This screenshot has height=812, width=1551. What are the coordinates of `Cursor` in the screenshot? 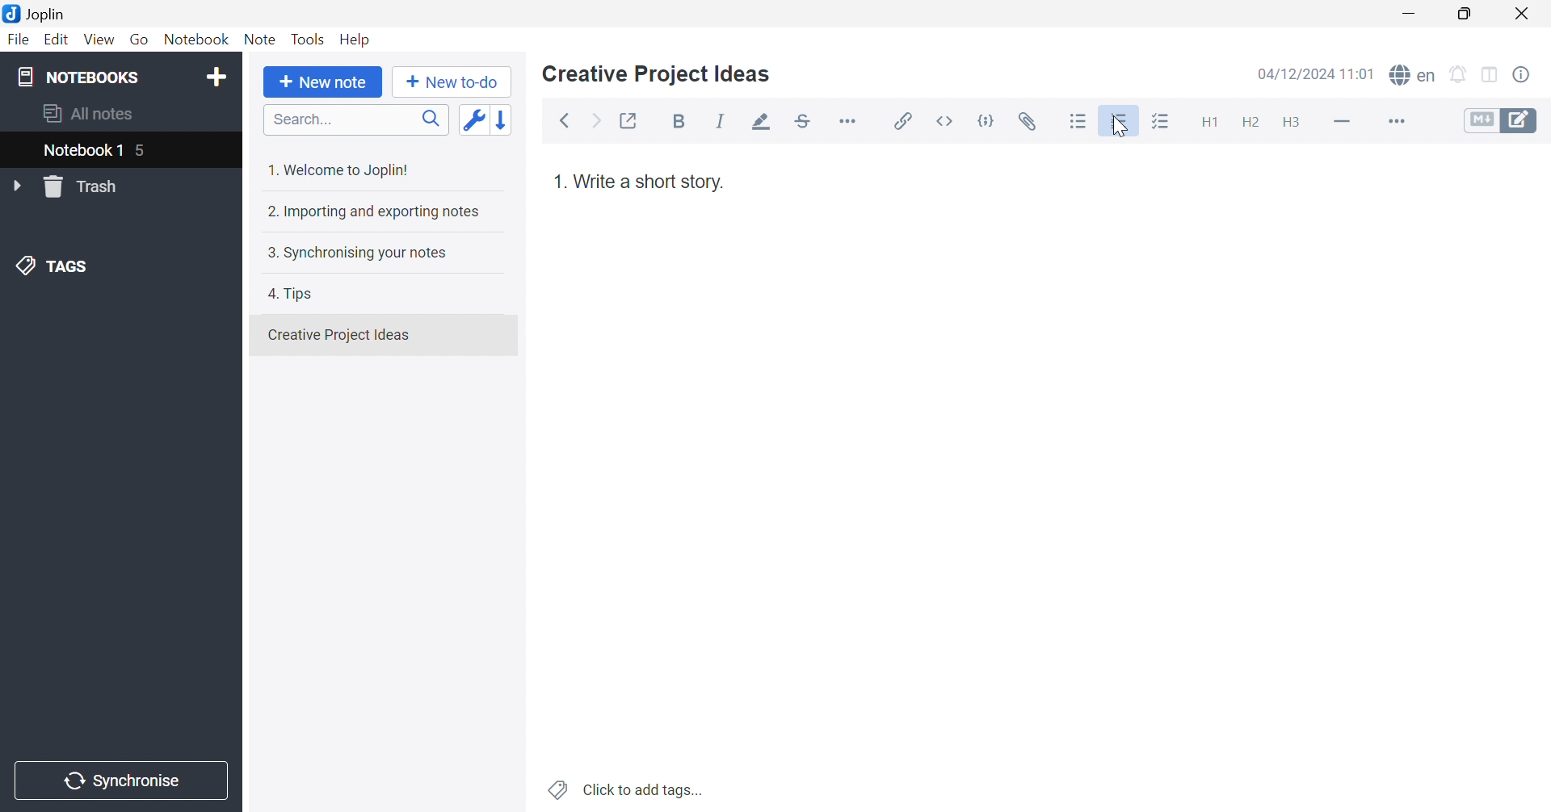 It's located at (1124, 127).